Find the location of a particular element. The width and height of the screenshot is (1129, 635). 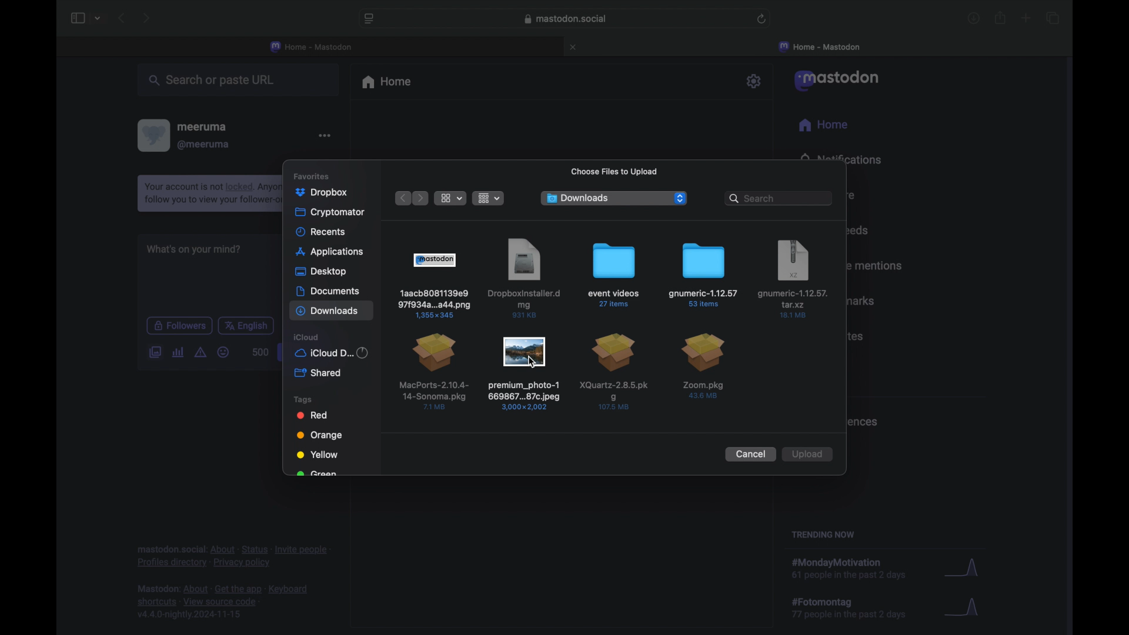

mastodon is located at coordinates (839, 81).